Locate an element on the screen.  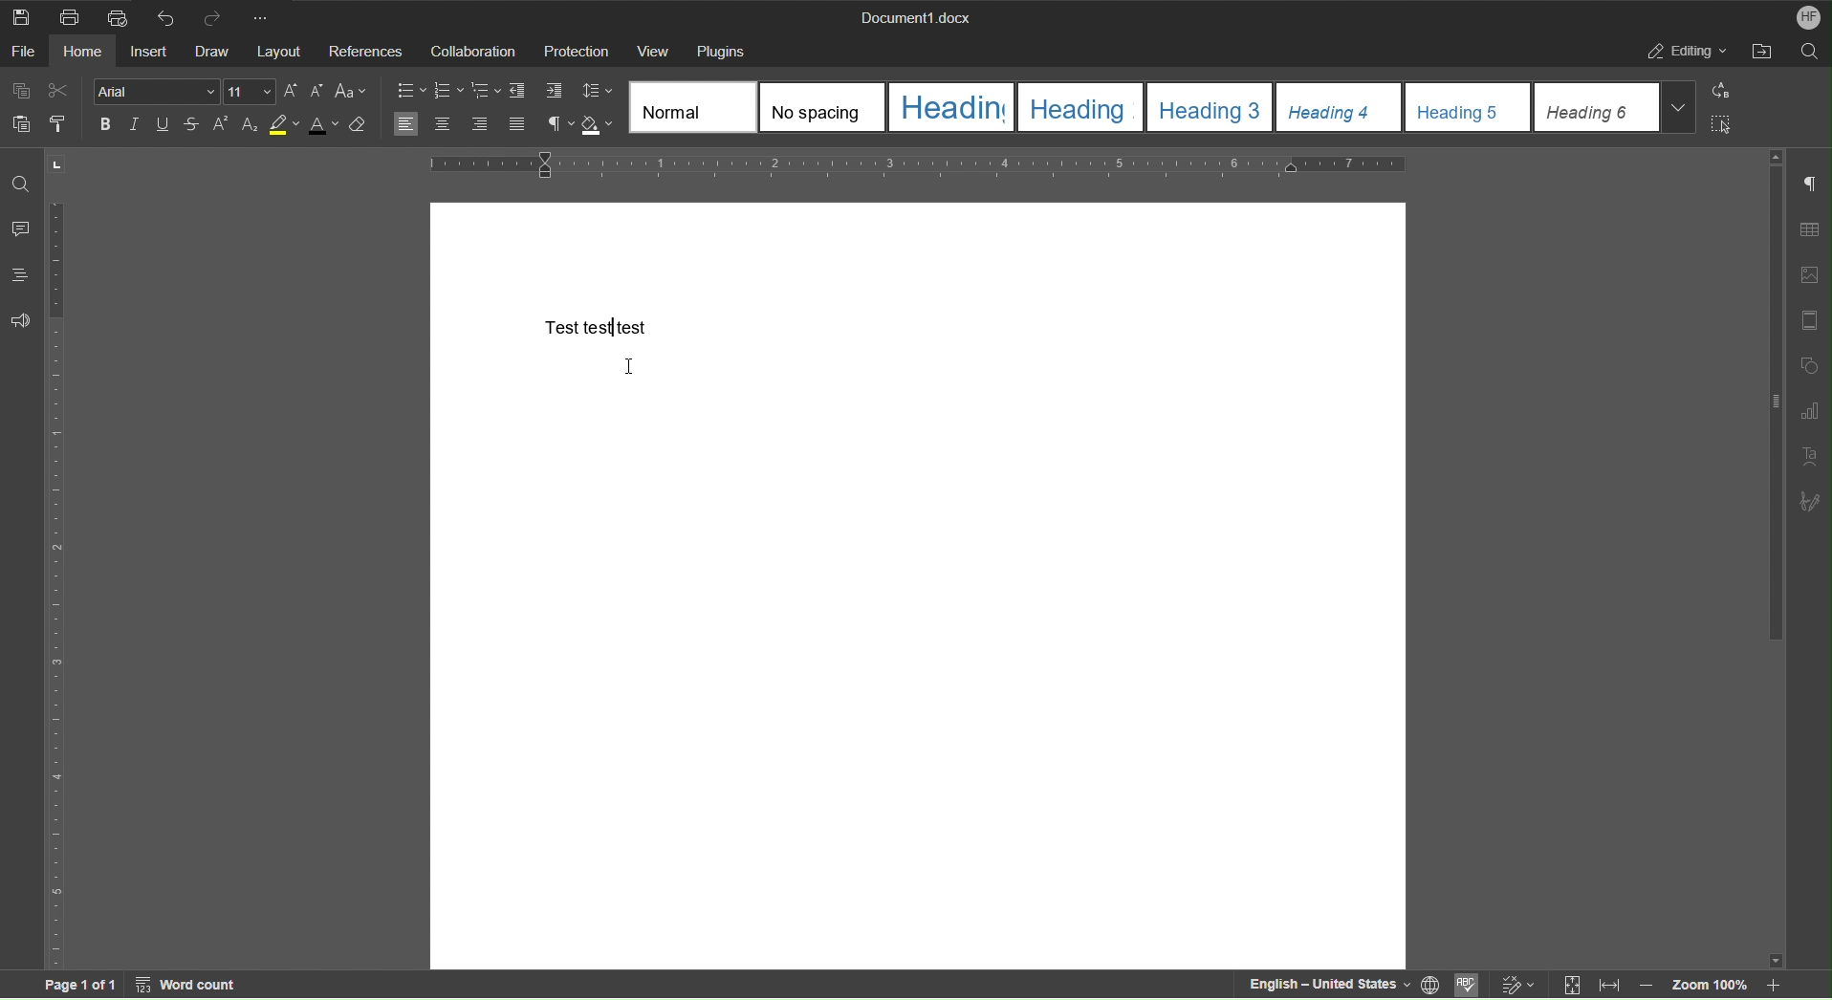
Heading 6 is located at coordinates (1616, 107).